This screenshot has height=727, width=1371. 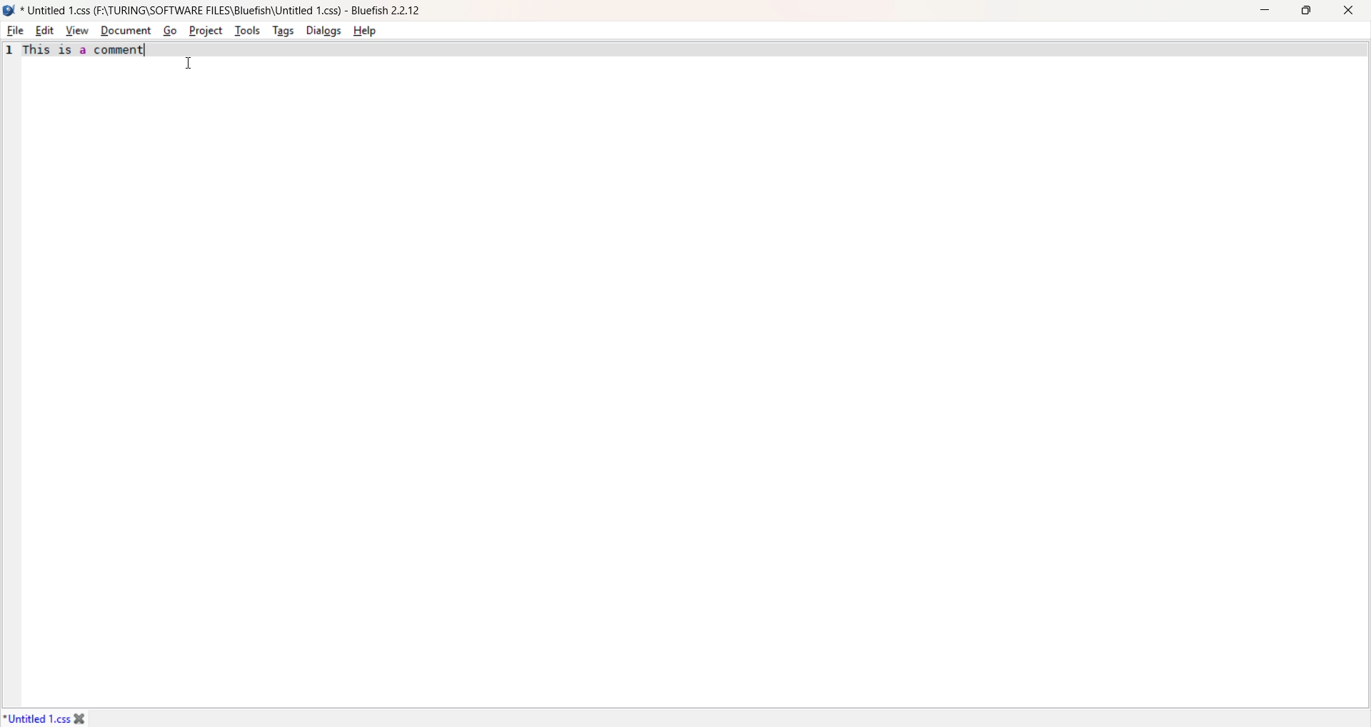 I want to click on Tags, so click(x=285, y=30).